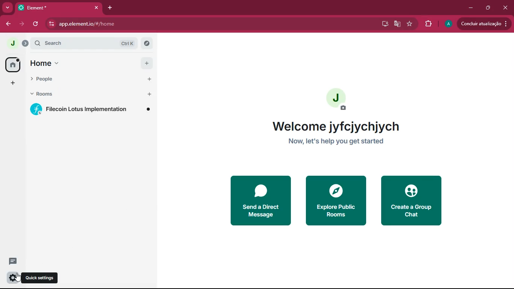  Describe the element at coordinates (383, 24) in the screenshot. I see `desktop` at that location.